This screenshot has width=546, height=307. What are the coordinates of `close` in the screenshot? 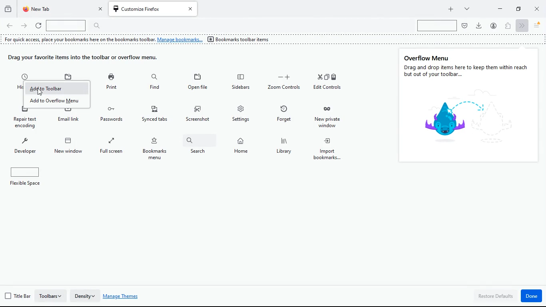 It's located at (538, 10).